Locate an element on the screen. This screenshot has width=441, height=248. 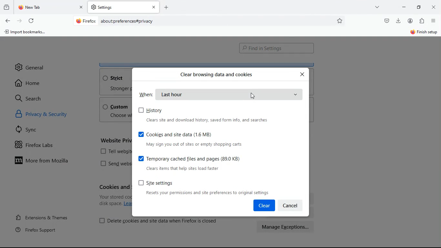
Search bar is located at coordinates (208, 21).